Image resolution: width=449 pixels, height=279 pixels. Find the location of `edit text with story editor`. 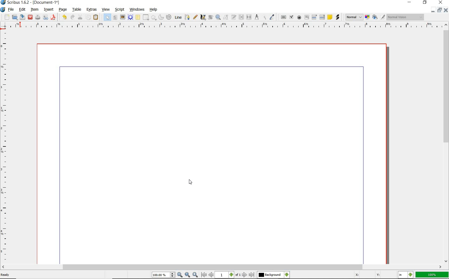

edit text with story editor is located at coordinates (234, 17).